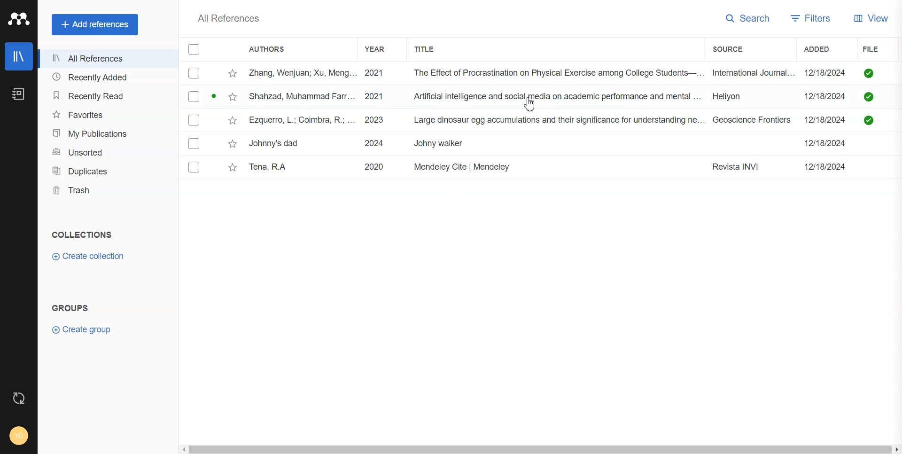  I want to click on Cursor, so click(531, 106).